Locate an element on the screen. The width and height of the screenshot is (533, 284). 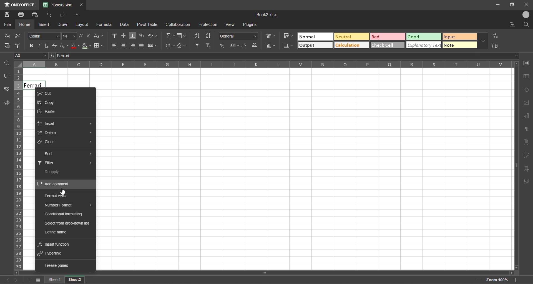
find is located at coordinates (528, 24).